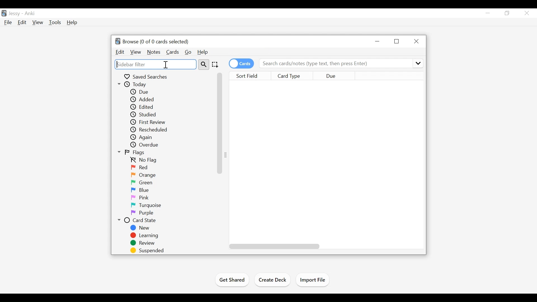  Describe the element at coordinates (333, 76) in the screenshot. I see `Due ` at that location.